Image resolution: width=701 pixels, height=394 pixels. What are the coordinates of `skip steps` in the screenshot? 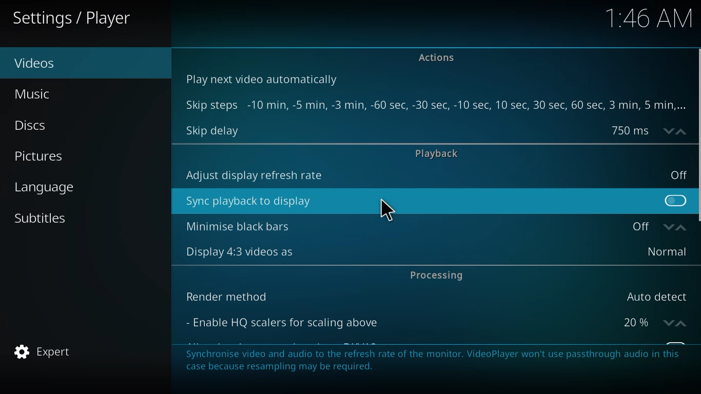 It's located at (209, 105).